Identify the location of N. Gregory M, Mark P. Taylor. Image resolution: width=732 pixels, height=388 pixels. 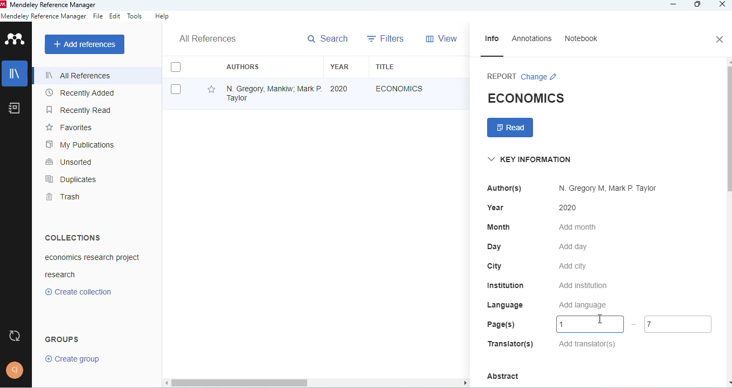
(609, 188).